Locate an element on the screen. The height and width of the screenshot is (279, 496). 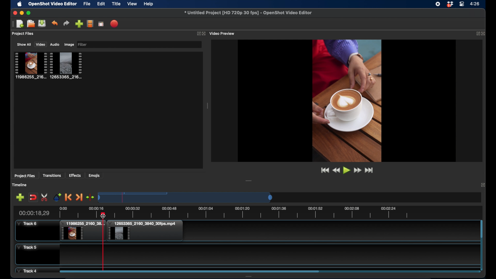
timeline is located at coordinates (20, 185).